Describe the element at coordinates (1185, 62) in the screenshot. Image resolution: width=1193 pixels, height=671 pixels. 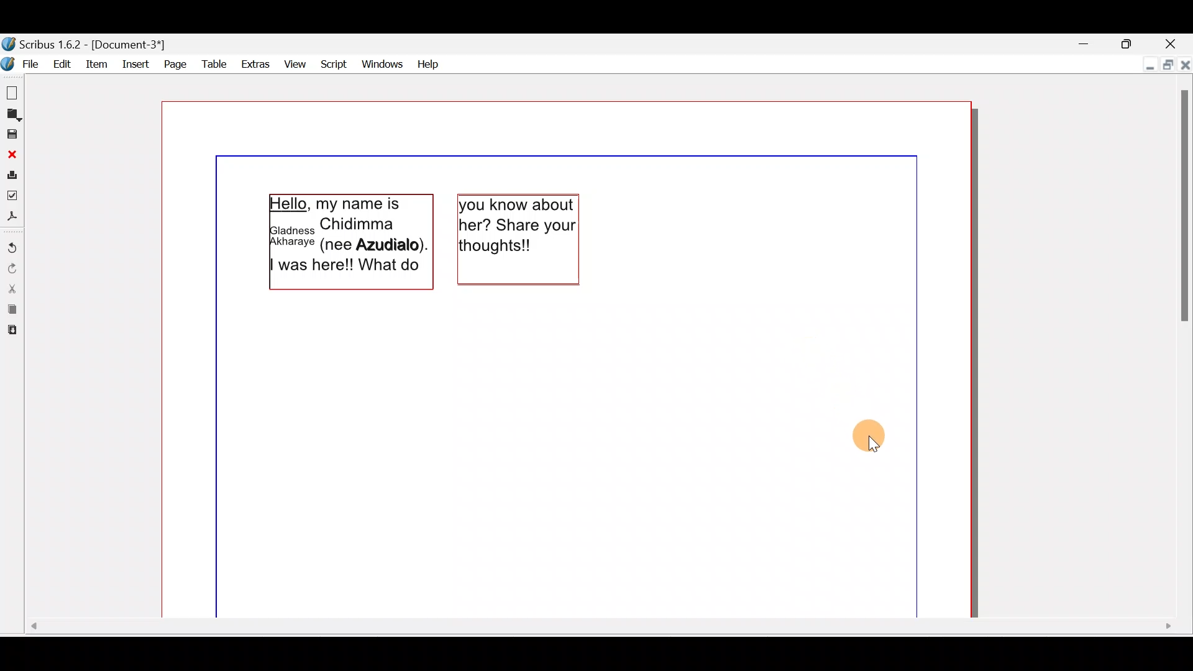
I see `Close` at that location.